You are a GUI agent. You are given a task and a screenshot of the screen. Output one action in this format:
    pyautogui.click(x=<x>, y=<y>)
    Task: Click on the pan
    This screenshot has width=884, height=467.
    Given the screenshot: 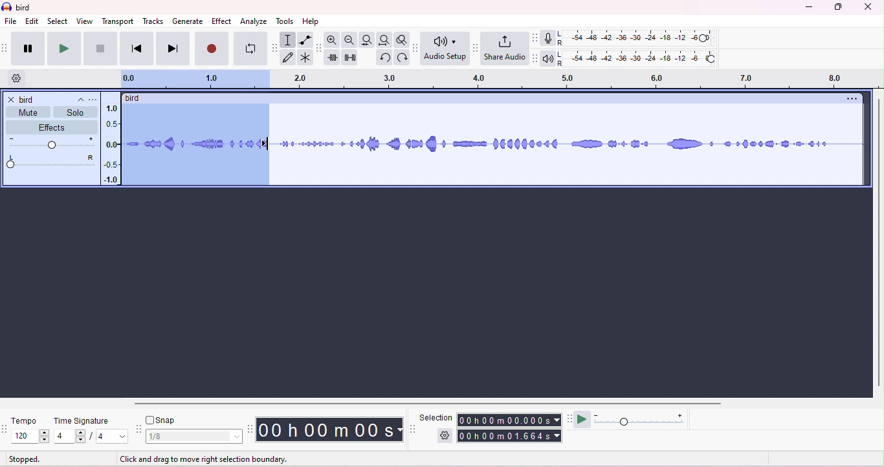 What is the action you would take?
    pyautogui.click(x=51, y=162)
    